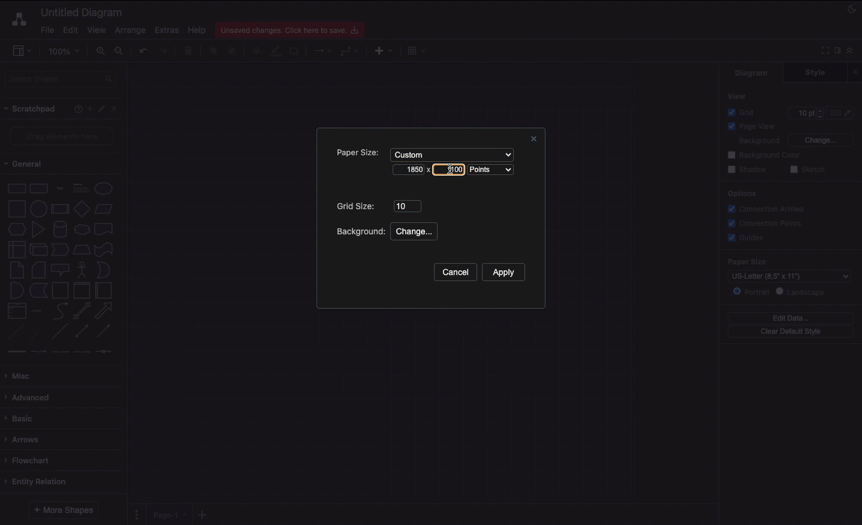 This screenshot has height=525, width=862. Describe the element at coordinates (167, 29) in the screenshot. I see `Extras` at that location.